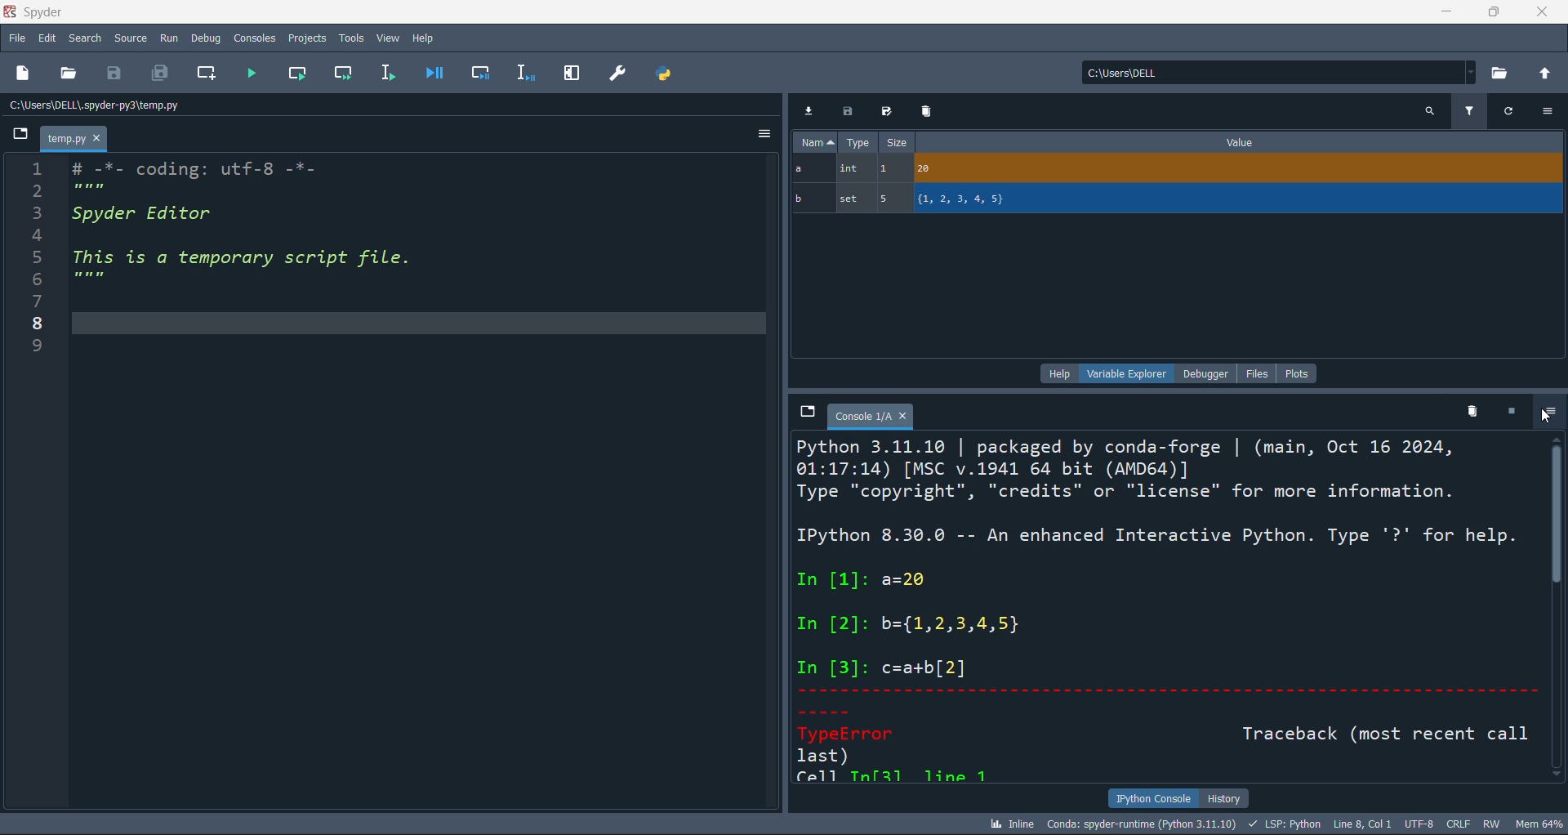  I want to click on delete, so click(1469, 410).